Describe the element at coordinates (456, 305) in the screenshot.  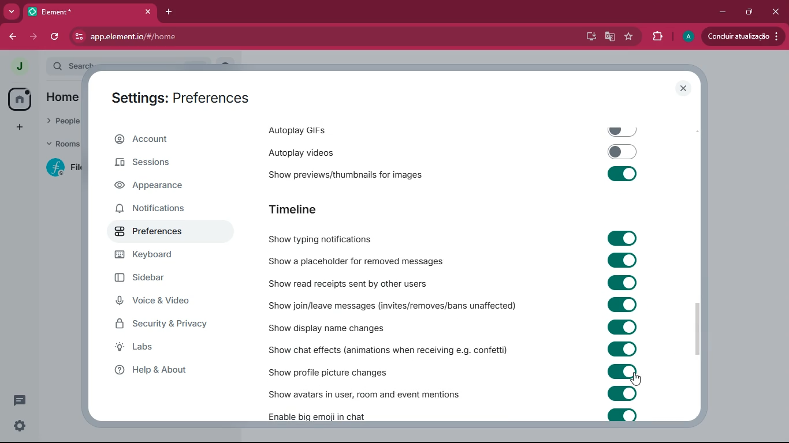
I see `Show join/leave messages (invites/removes/bans unaffected)` at that location.